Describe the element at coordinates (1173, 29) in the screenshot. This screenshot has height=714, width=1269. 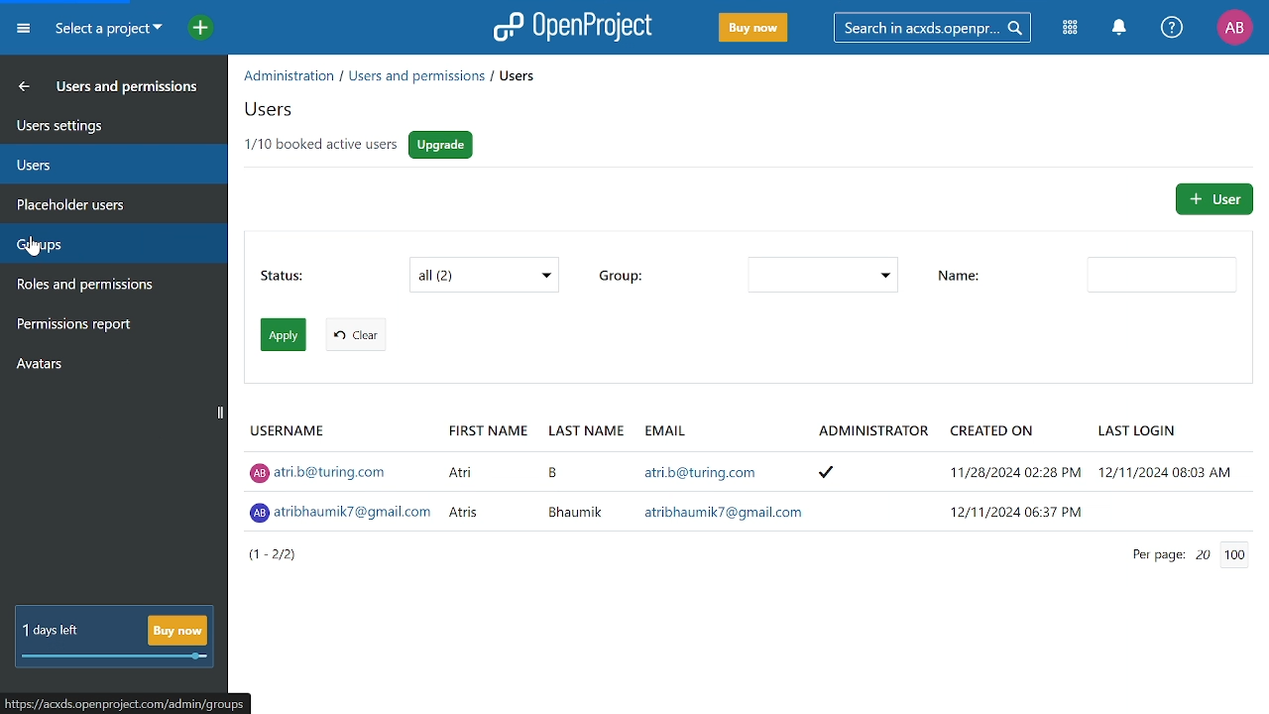
I see `Help` at that location.